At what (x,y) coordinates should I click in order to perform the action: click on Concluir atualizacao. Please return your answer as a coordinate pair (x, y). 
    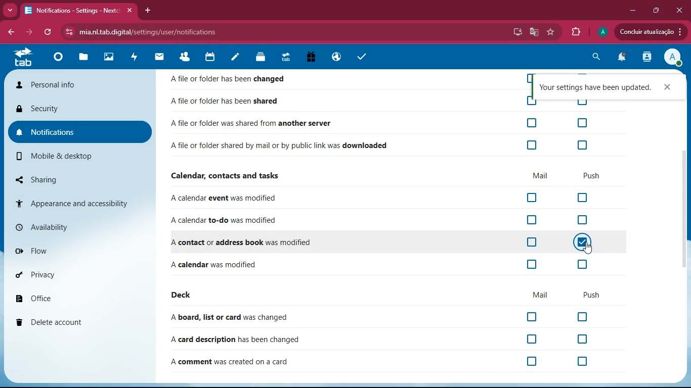
    Looking at the image, I should click on (651, 31).